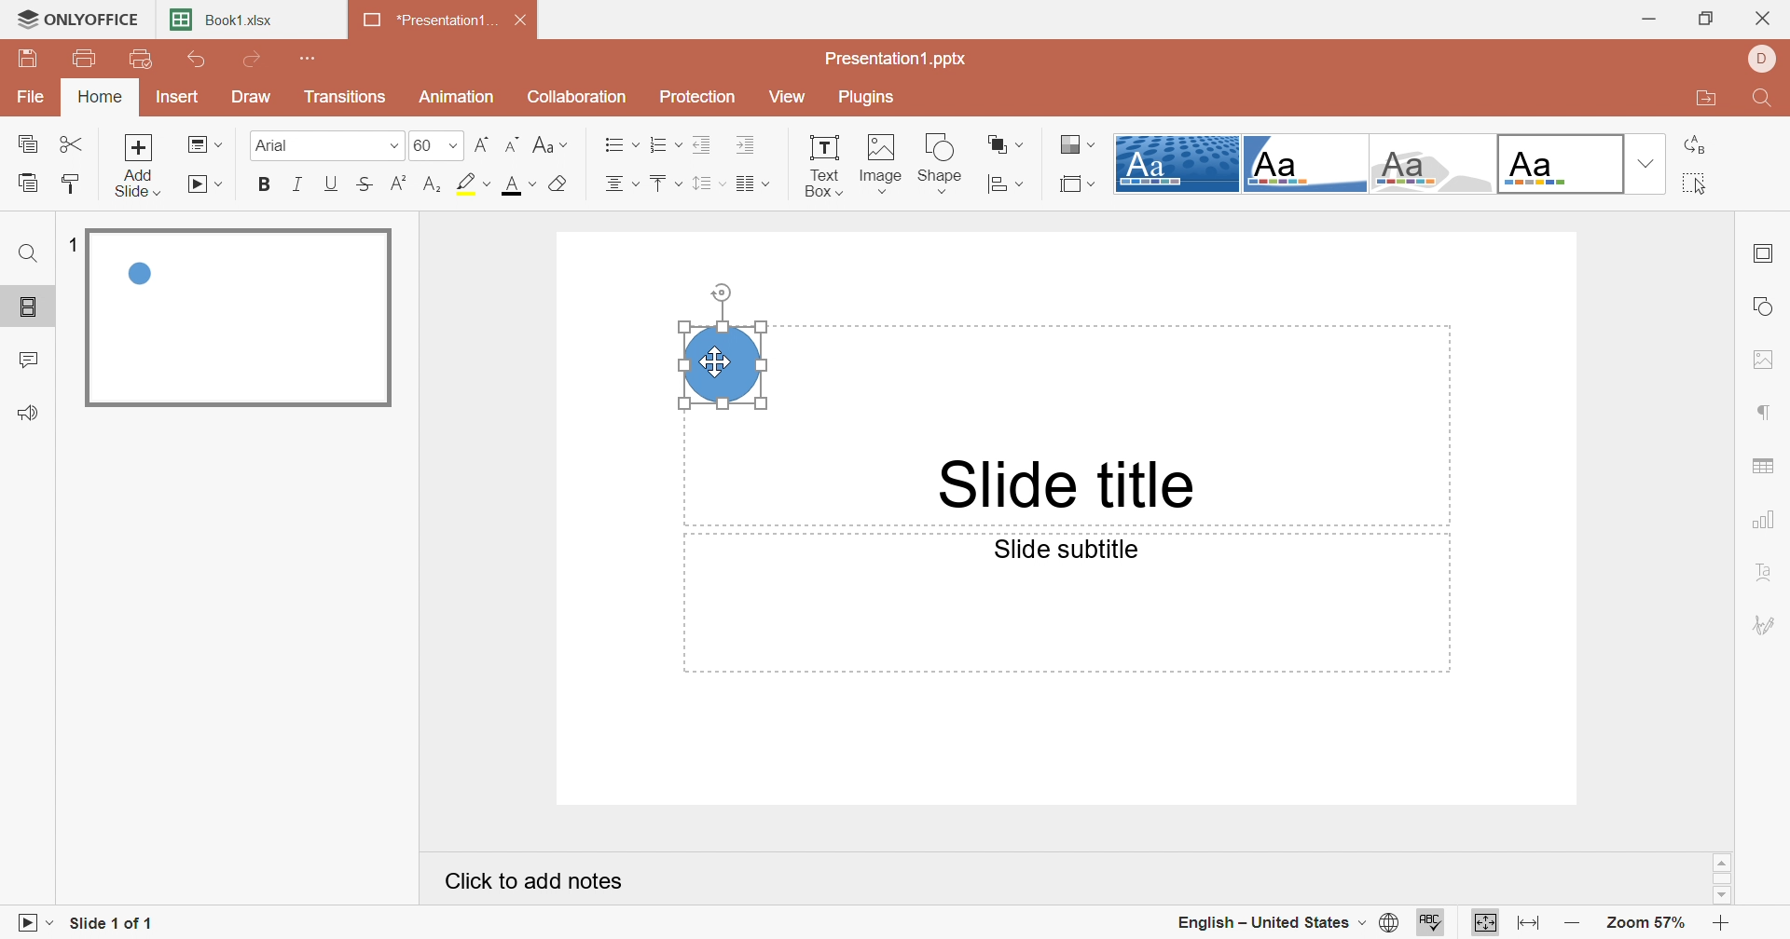 This screenshot has width=1790, height=939. I want to click on Underline, so click(333, 184).